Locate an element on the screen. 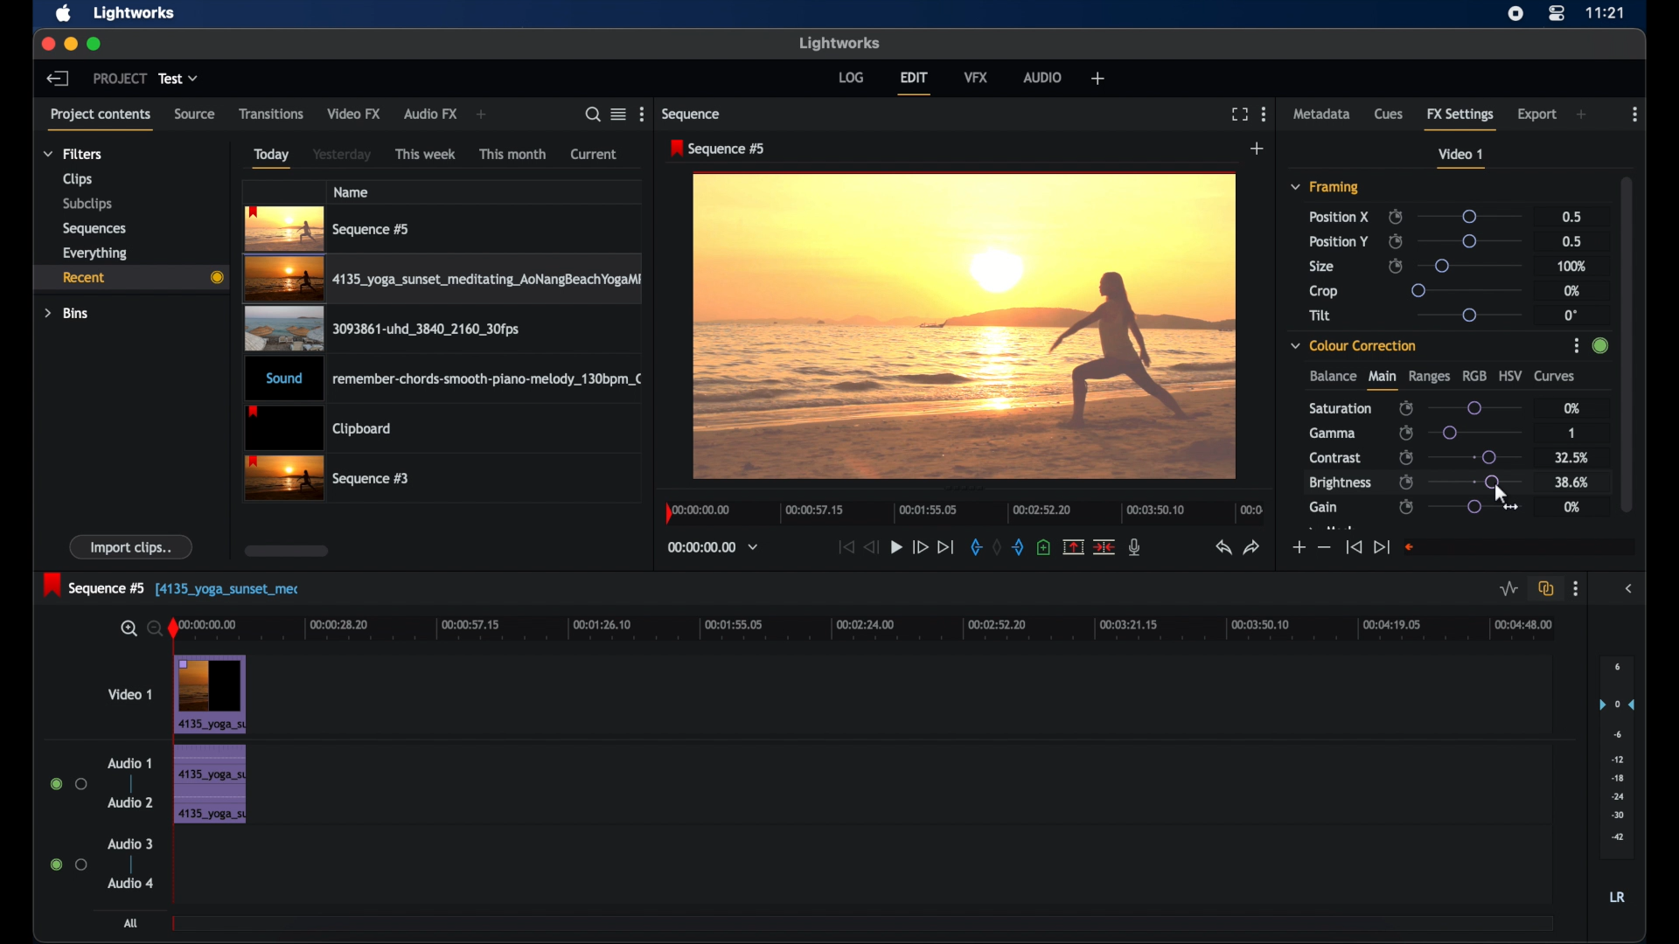  sequence is located at coordinates (719, 149).